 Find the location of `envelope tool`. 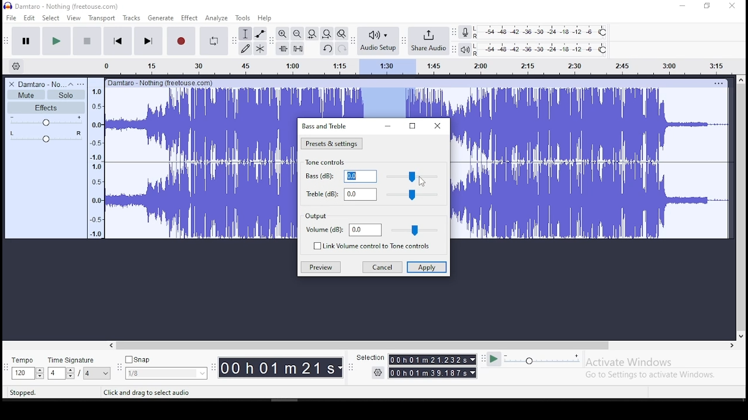

envelope tool is located at coordinates (259, 33).